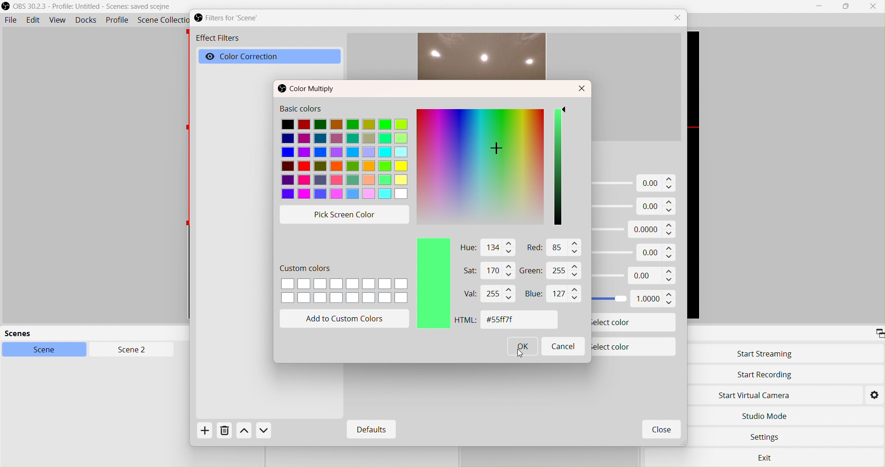 The height and width of the screenshot is (467, 885). Describe the element at coordinates (873, 6) in the screenshot. I see `Close` at that location.